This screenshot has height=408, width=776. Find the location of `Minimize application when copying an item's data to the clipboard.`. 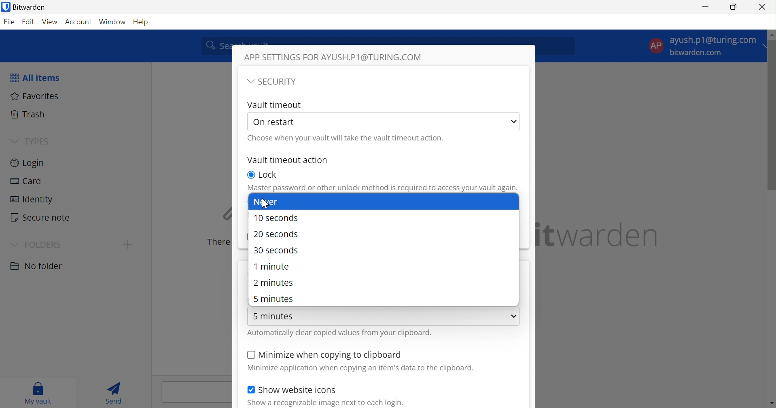

Minimize application when copying an item's data to the clipboard. is located at coordinates (363, 368).